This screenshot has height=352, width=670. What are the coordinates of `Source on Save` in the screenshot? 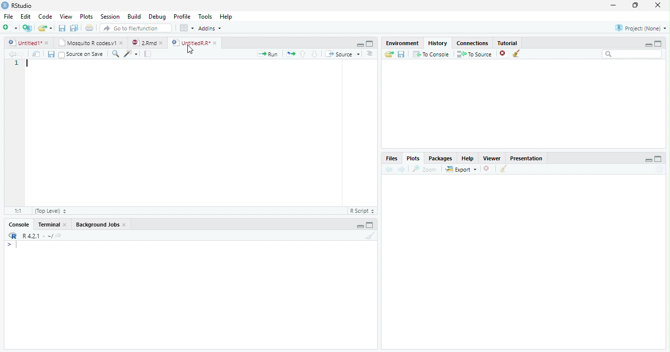 It's located at (82, 54).